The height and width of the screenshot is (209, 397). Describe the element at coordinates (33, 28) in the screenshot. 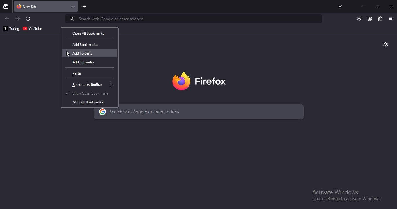

I see `youtube` at that location.